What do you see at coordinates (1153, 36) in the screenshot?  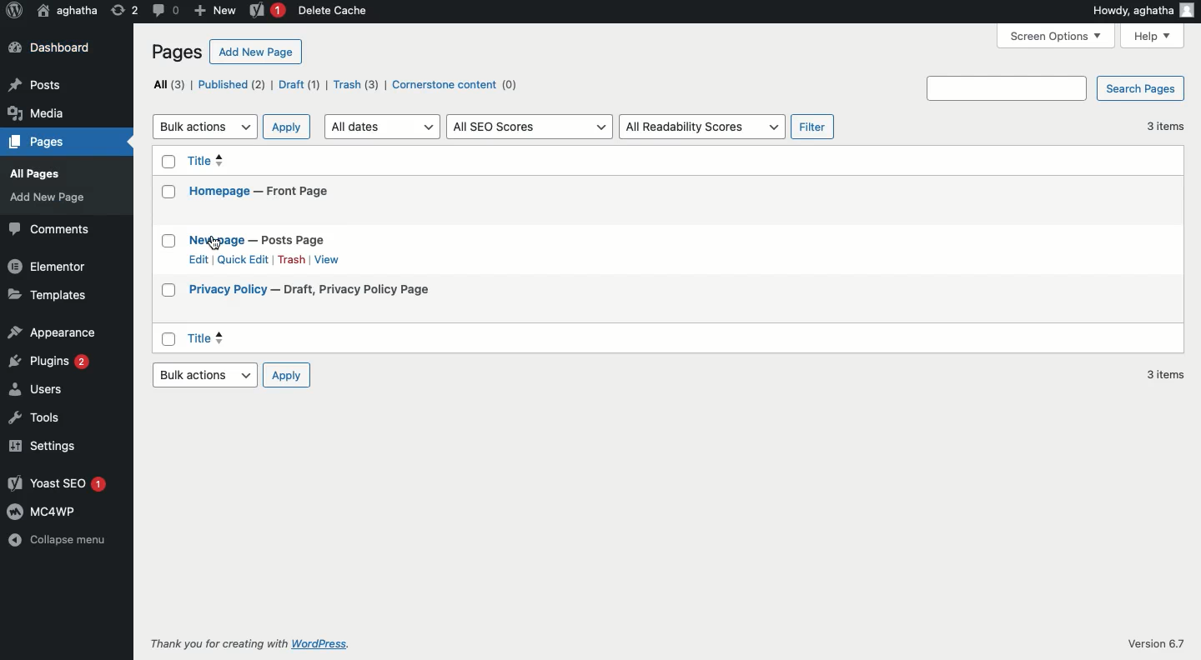 I see `Help` at bounding box center [1153, 36].